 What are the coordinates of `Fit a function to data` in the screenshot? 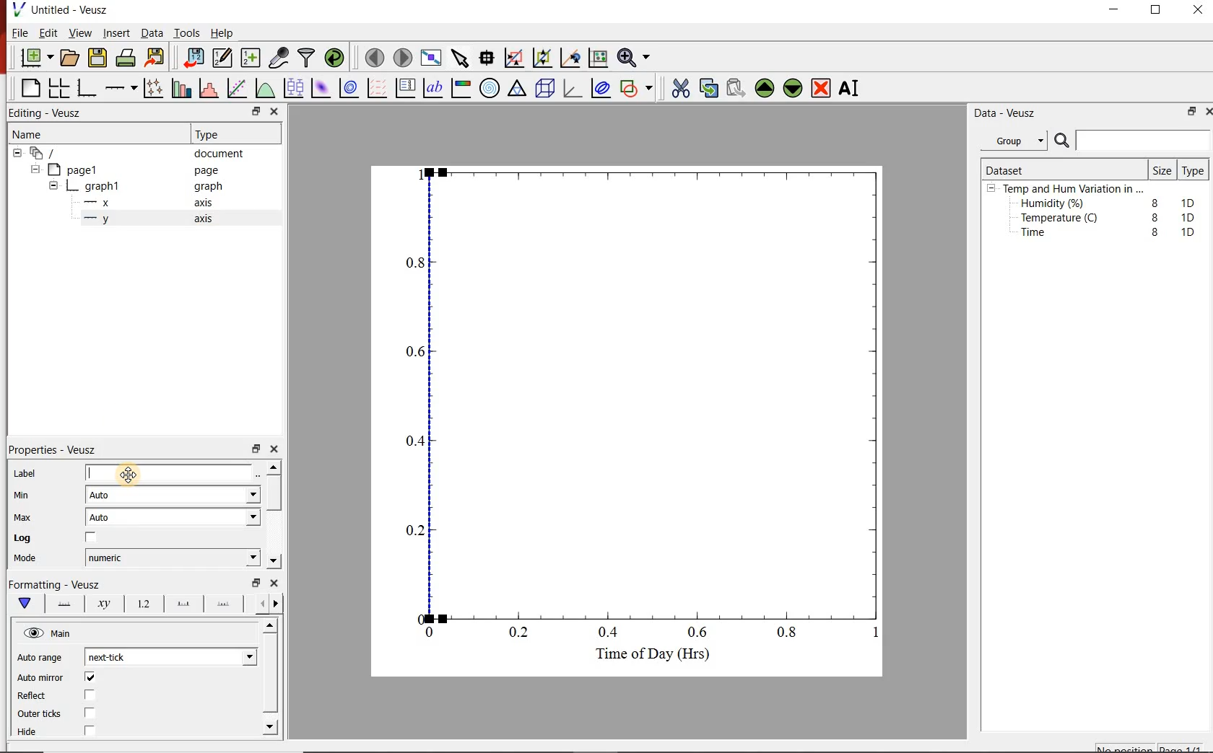 It's located at (238, 87).